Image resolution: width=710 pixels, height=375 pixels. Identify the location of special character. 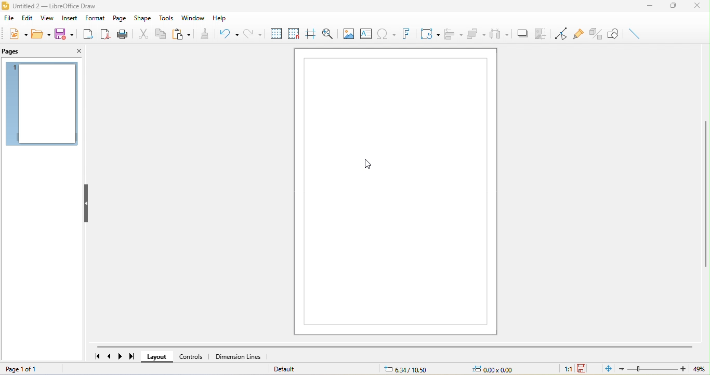
(388, 34).